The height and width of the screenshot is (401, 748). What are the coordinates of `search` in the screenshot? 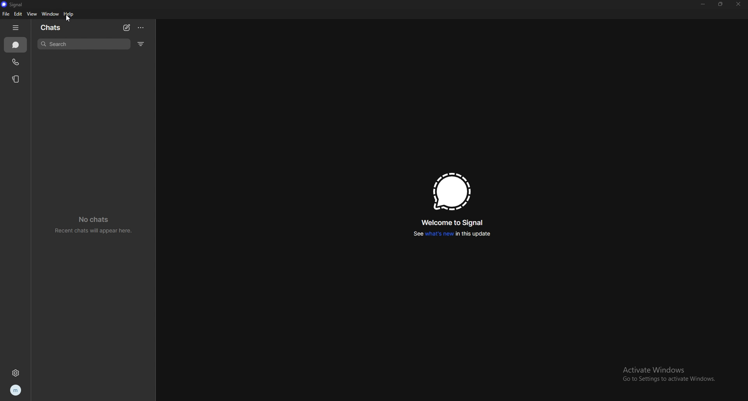 It's located at (84, 45).